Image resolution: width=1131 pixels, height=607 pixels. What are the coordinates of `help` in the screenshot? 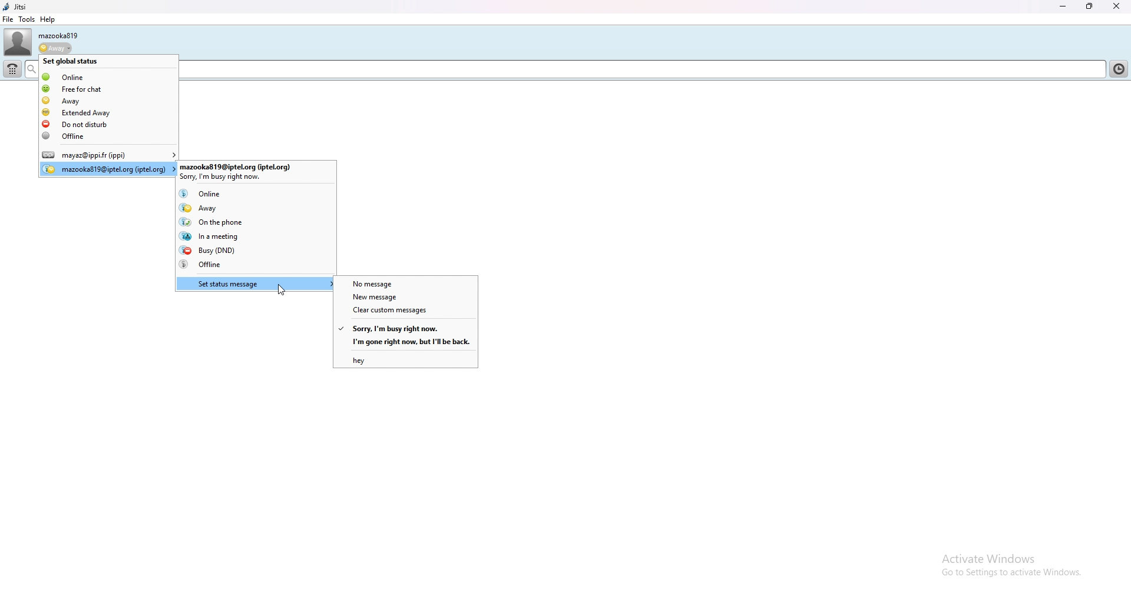 It's located at (47, 19).